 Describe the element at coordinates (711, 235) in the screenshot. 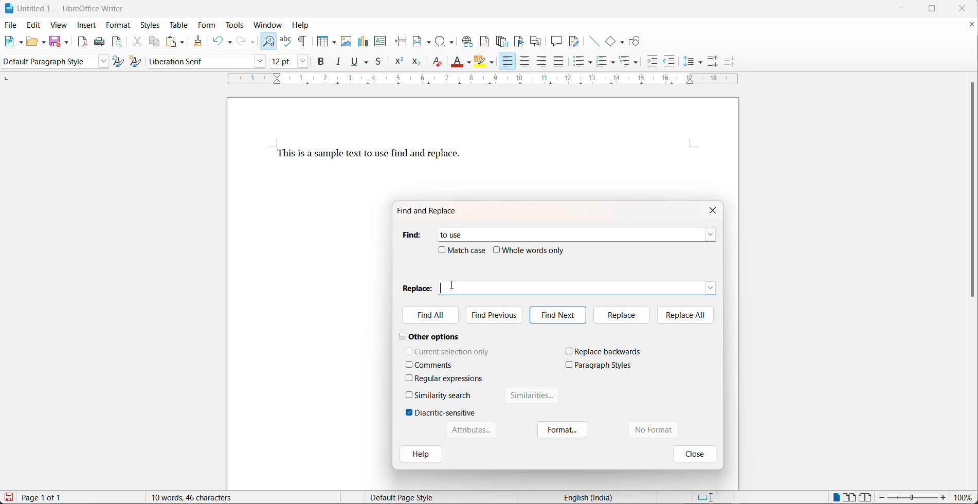

I see `find dropdown button` at that location.